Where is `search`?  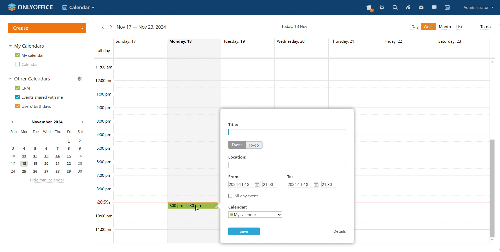 search is located at coordinates (395, 7).